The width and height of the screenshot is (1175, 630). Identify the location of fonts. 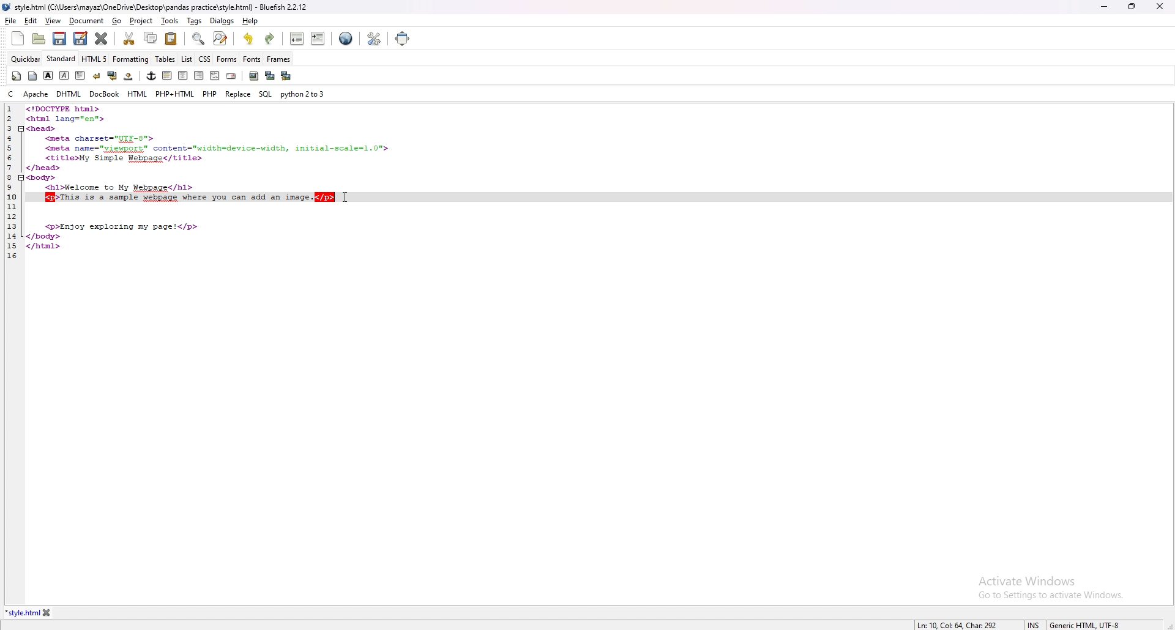
(252, 59).